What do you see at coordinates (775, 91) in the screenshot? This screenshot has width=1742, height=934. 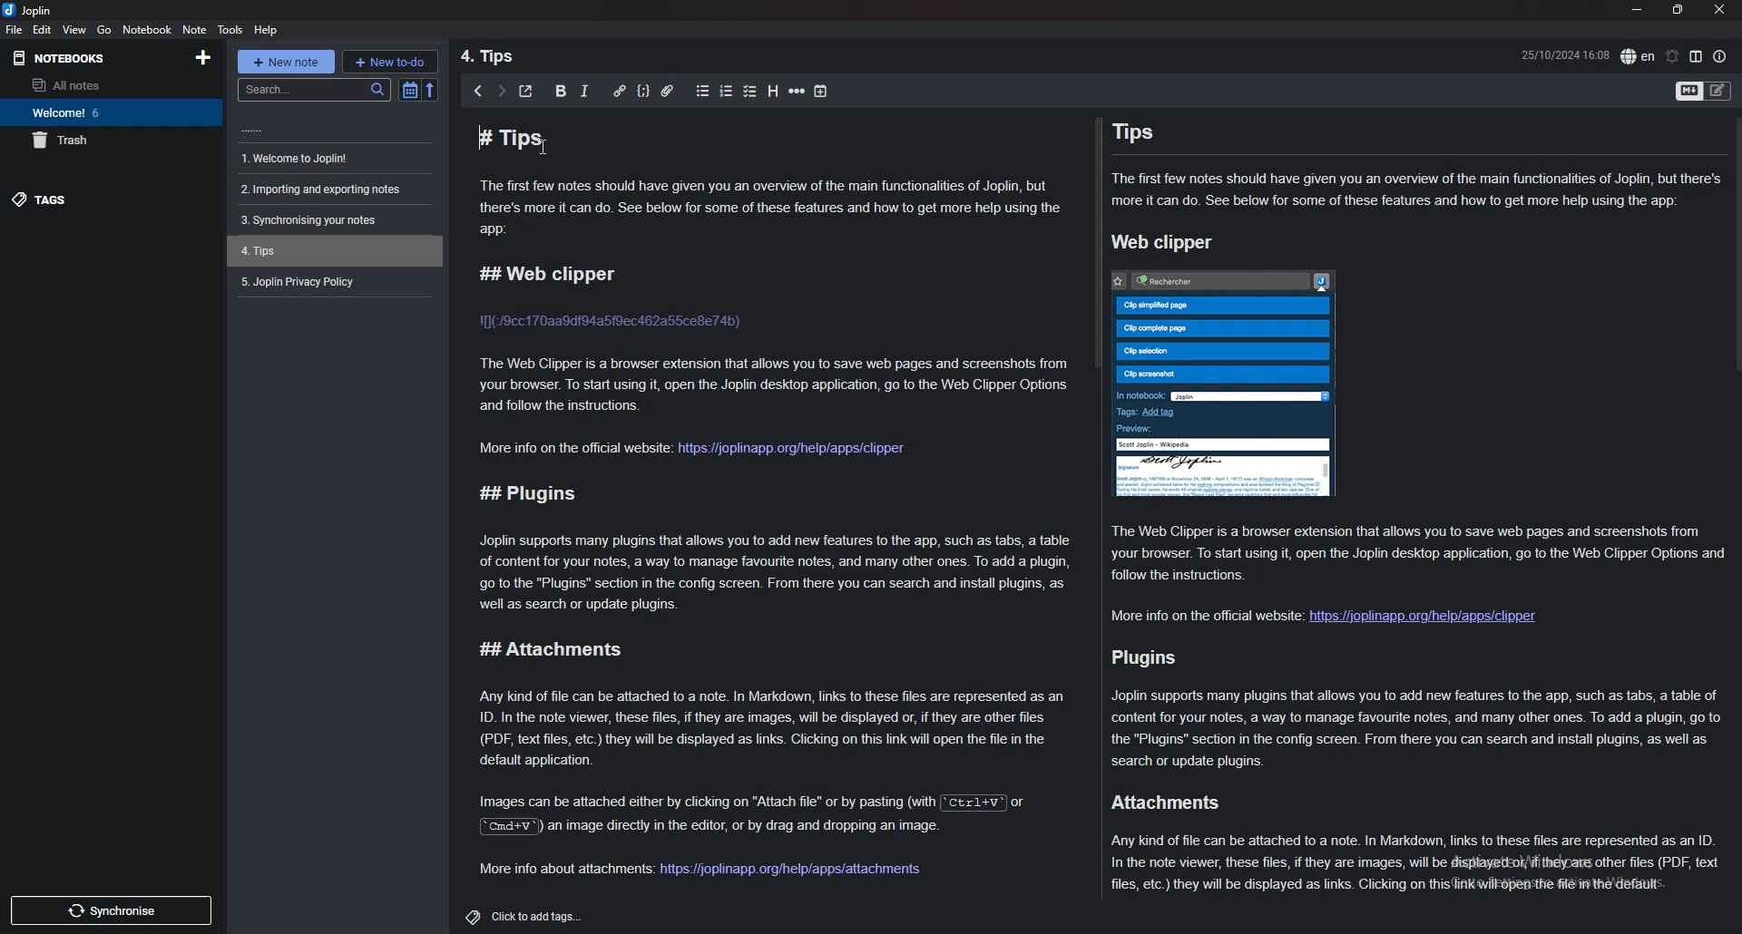 I see `heading` at bounding box center [775, 91].